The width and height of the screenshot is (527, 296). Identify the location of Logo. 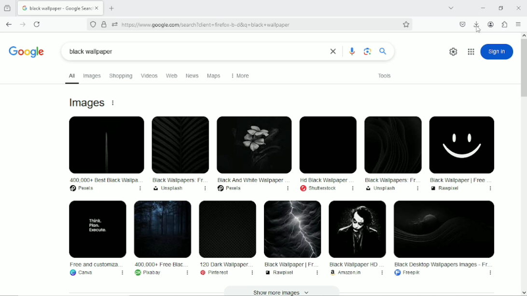
(28, 52).